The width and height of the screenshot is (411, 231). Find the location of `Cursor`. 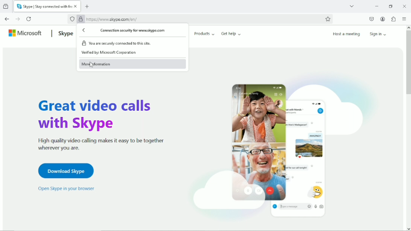

Cursor is located at coordinates (91, 65).